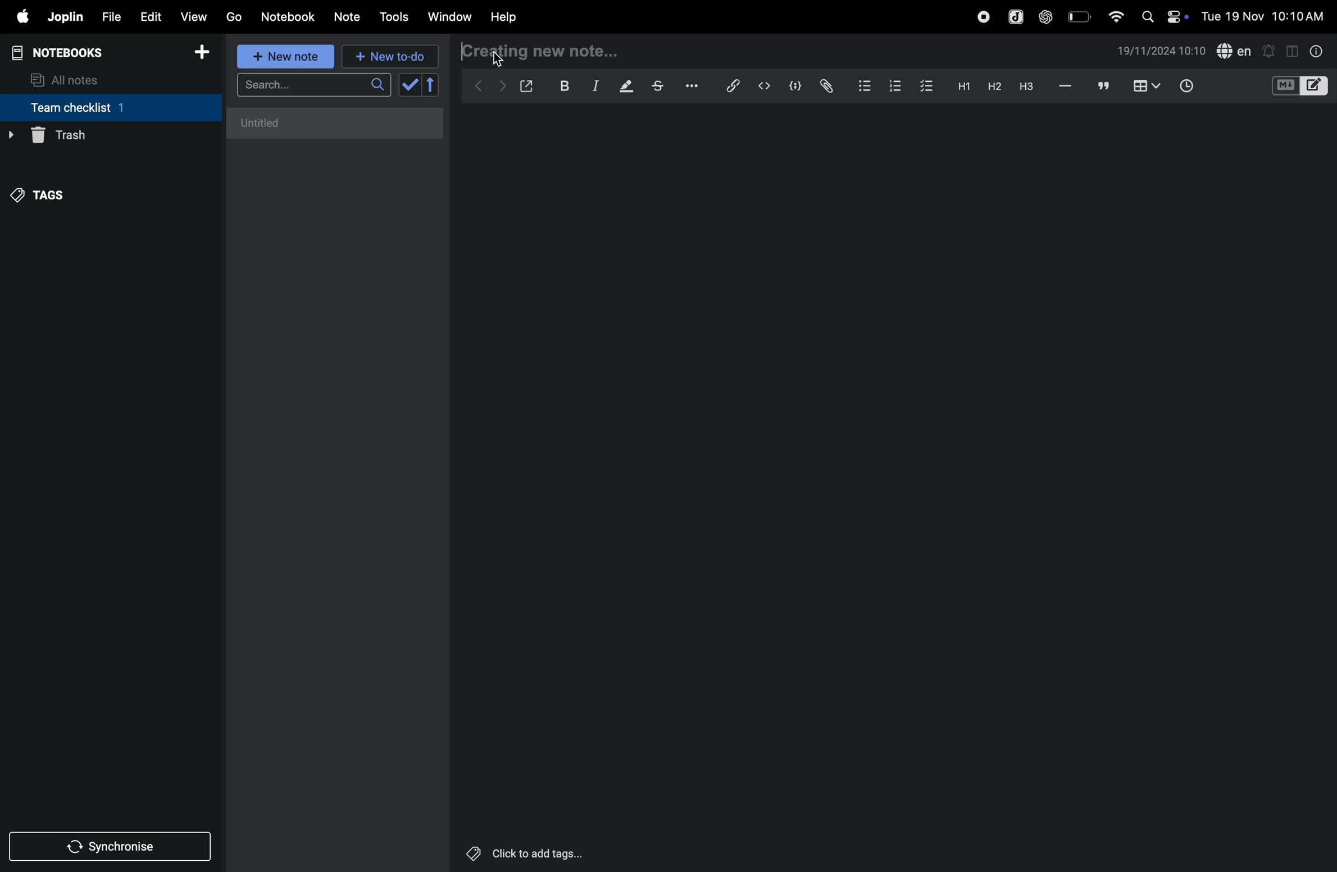 This screenshot has height=872, width=1337. What do you see at coordinates (388, 57) in the screenshot?
I see `new to d0` at bounding box center [388, 57].